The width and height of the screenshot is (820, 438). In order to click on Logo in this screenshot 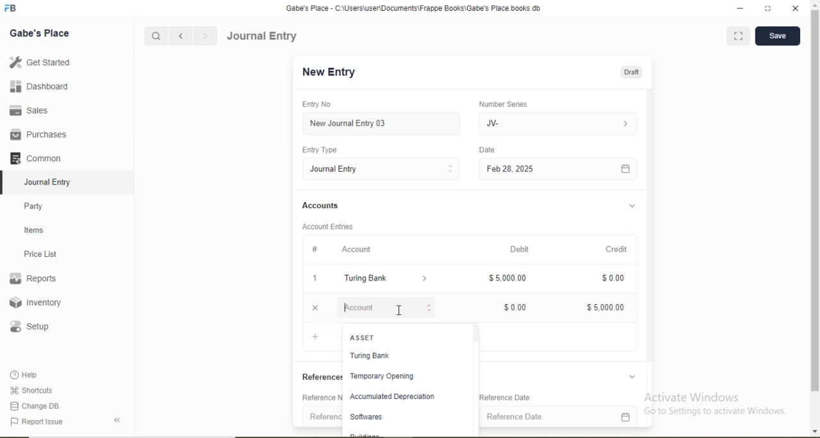, I will do `click(11, 8)`.